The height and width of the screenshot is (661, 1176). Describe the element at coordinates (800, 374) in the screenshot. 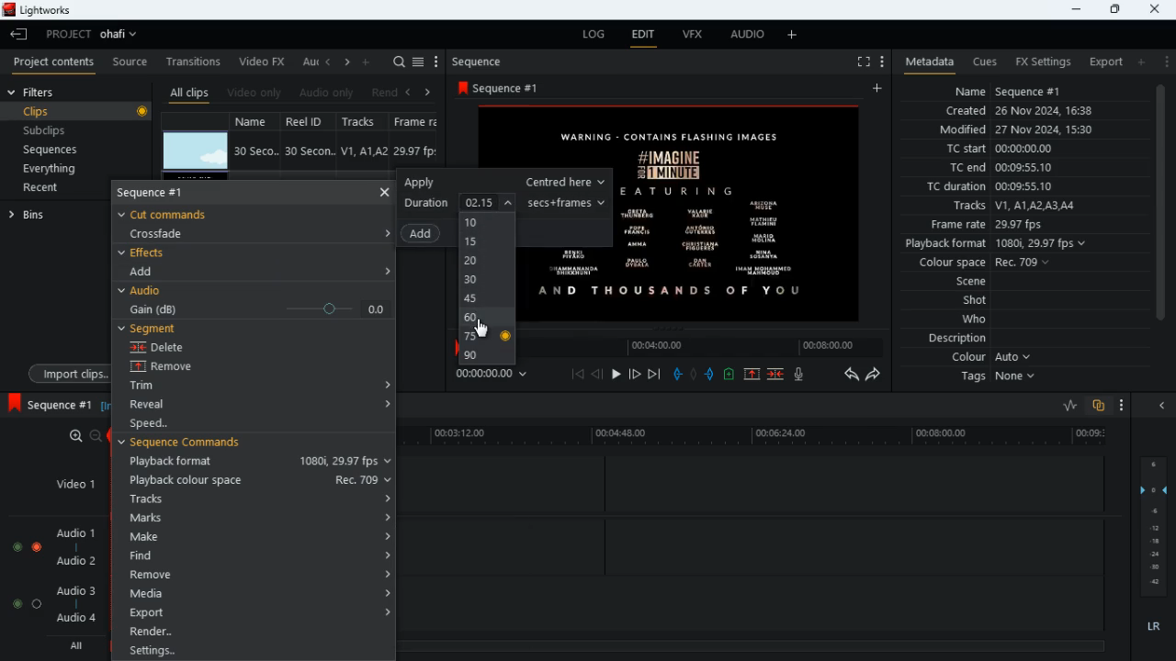

I see `mic` at that location.